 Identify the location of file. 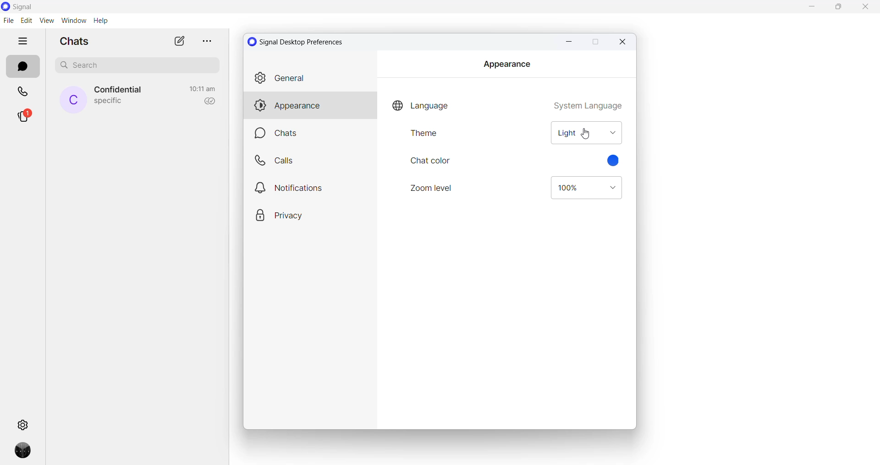
(8, 20).